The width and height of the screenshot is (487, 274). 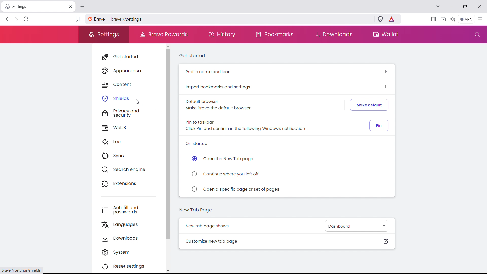 What do you see at coordinates (129, 141) in the screenshot?
I see `leo` at bounding box center [129, 141].